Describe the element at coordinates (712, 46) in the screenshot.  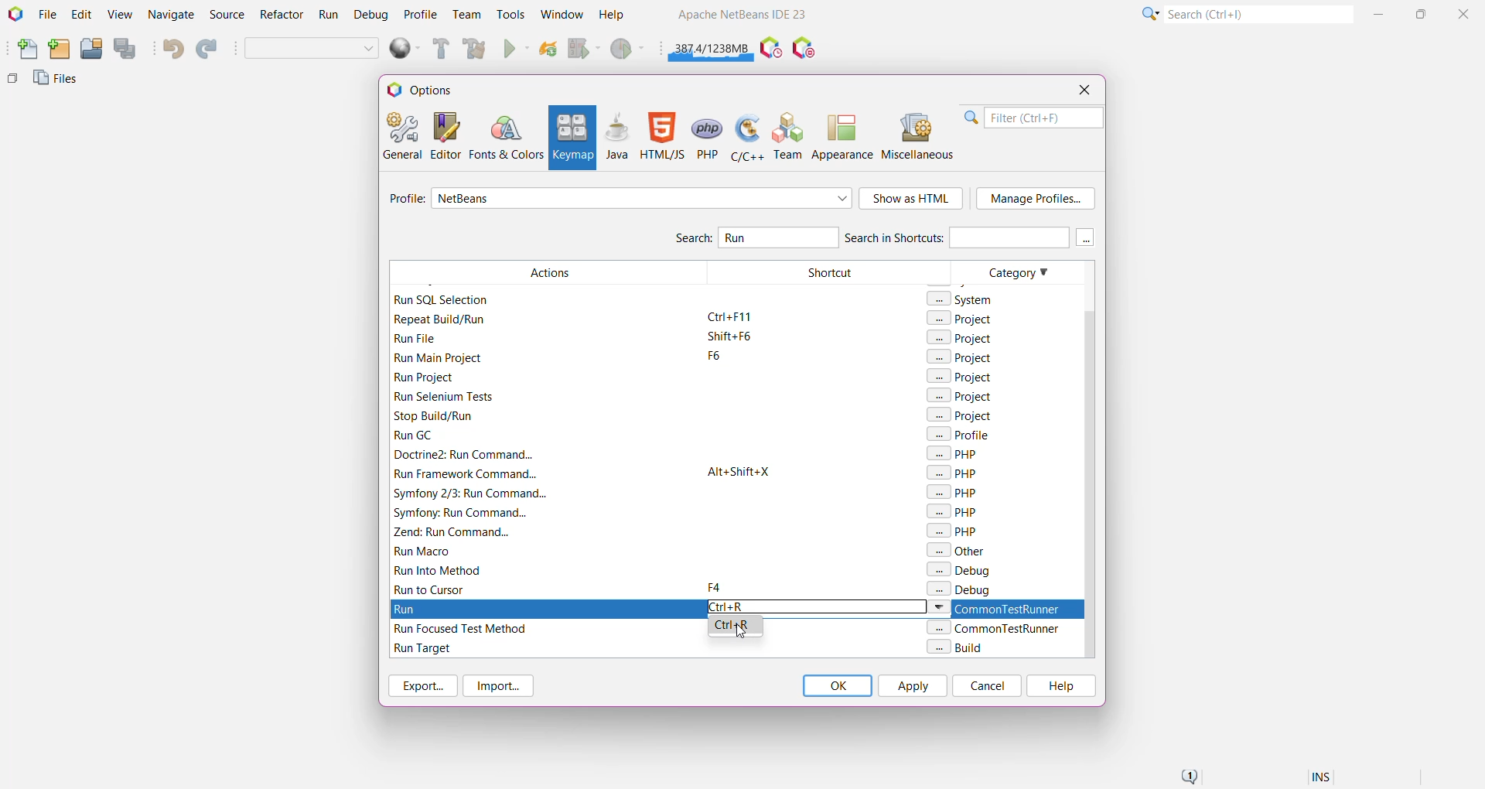
I see `Click to force garbage collection` at that location.